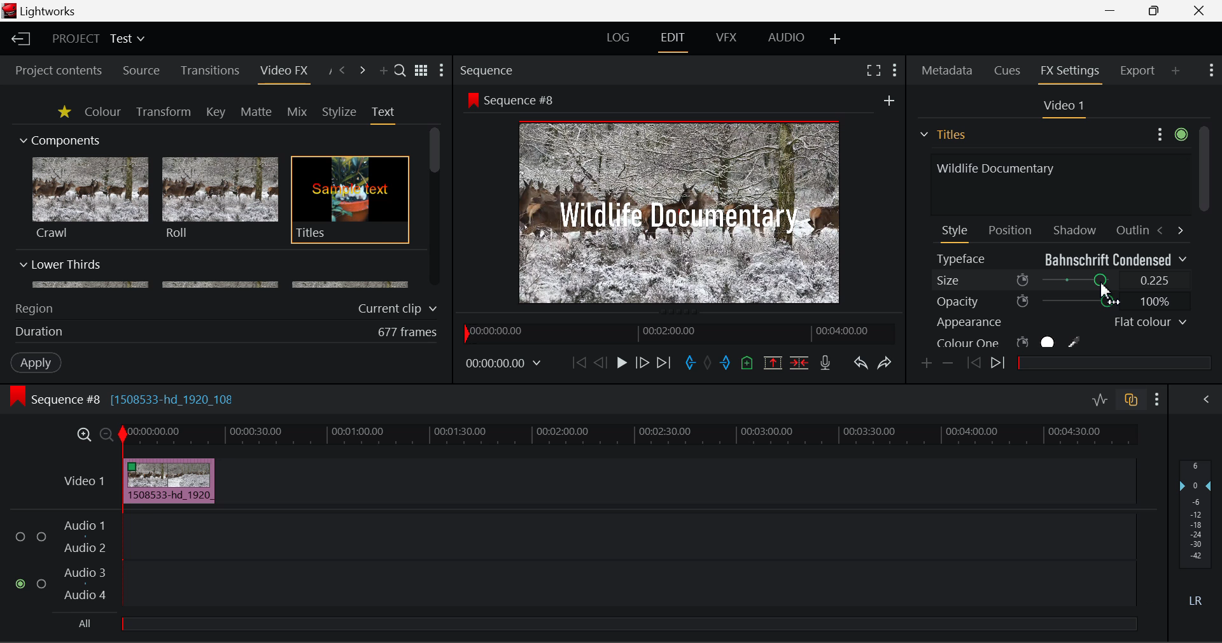 This screenshot has width=1222, height=643. I want to click on Restore Down, so click(1111, 9).